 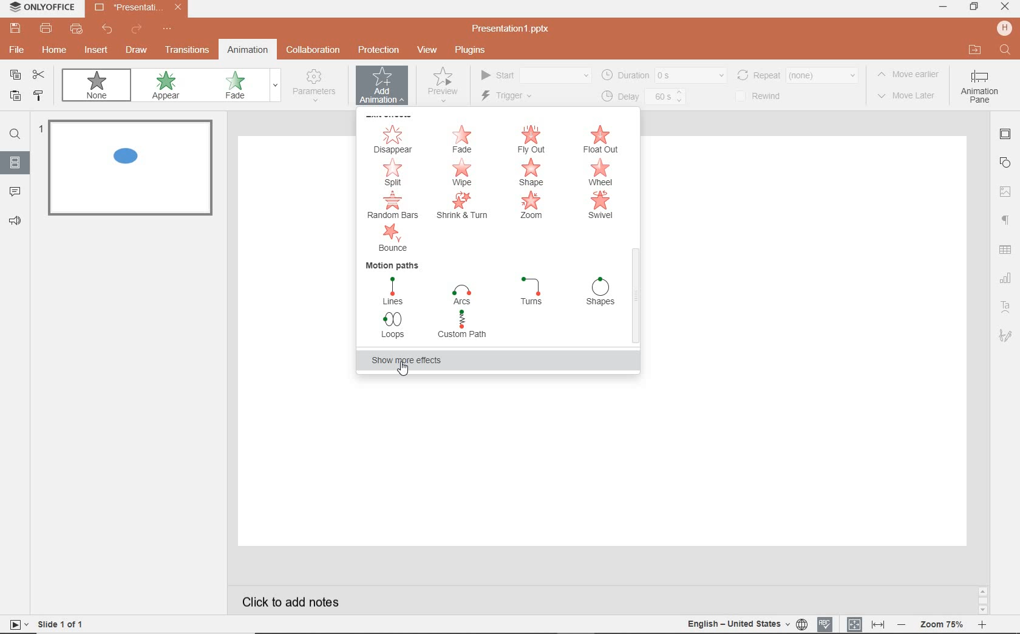 What do you see at coordinates (515, 29) in the screenshot?
I see `file name` at bounding box center [515, 29].